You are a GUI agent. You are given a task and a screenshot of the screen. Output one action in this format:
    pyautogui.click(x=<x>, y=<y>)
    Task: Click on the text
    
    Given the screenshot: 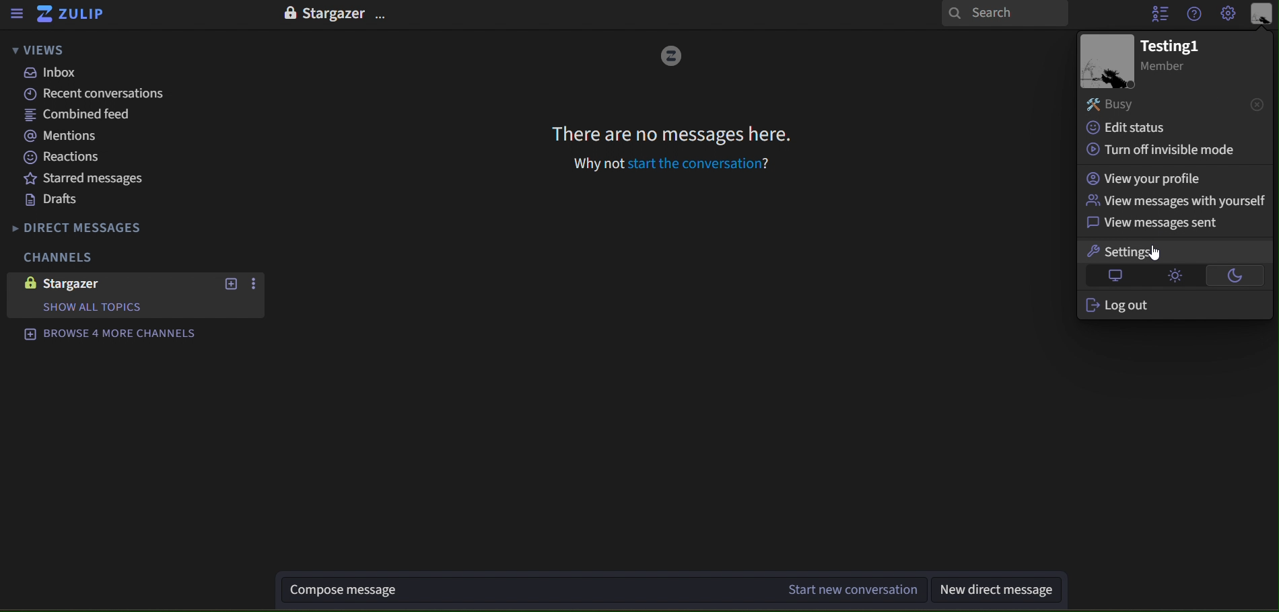 What is the action you would take?
    pyautogui.click(x=337, y=15)
    